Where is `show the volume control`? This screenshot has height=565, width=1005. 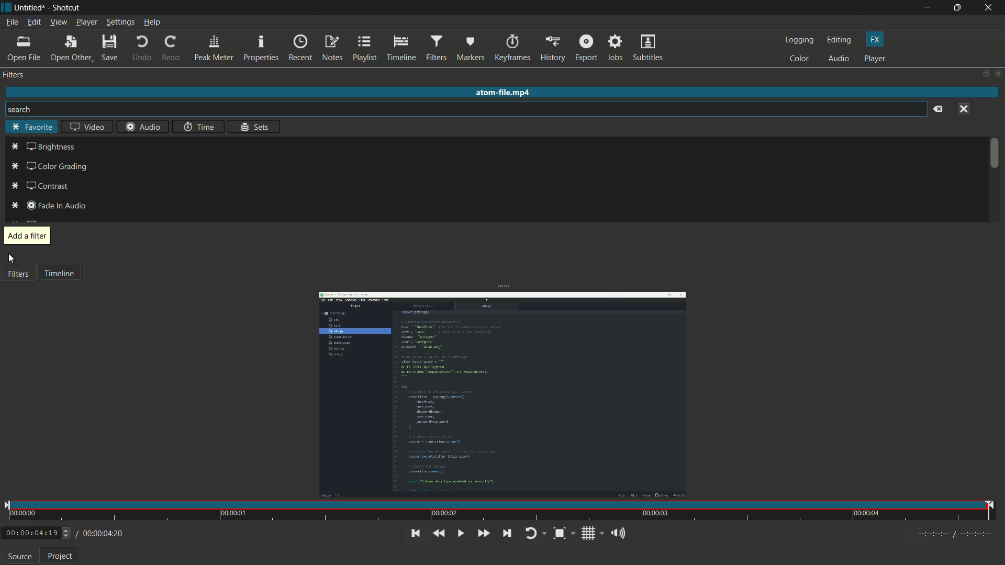 show the volume control is located at coordinates (618, 534).